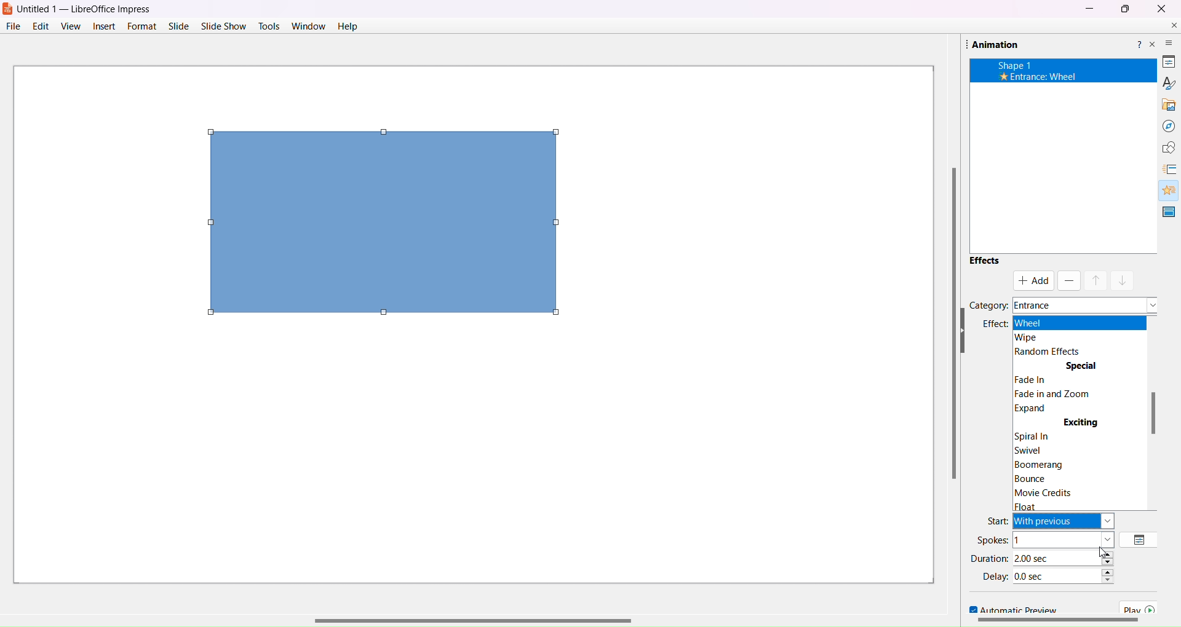 The width and height of the screenshot is (1181, 627). What do you see at coordinates (1089, 8) in the screenshot?
I see `Minimize` at bounding box center [1089, 8].